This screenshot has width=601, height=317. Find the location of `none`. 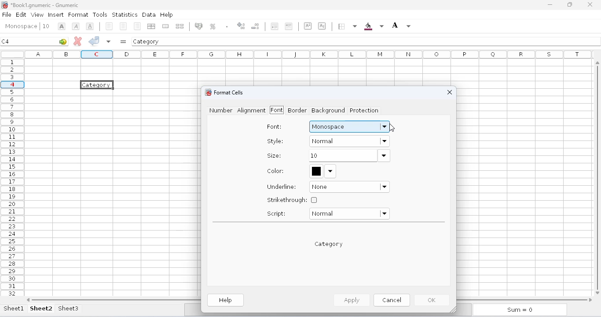

none is located at coordinates (350, 187).